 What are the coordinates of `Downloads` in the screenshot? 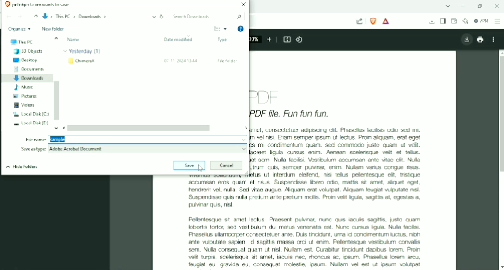 It's located at (432, 22).